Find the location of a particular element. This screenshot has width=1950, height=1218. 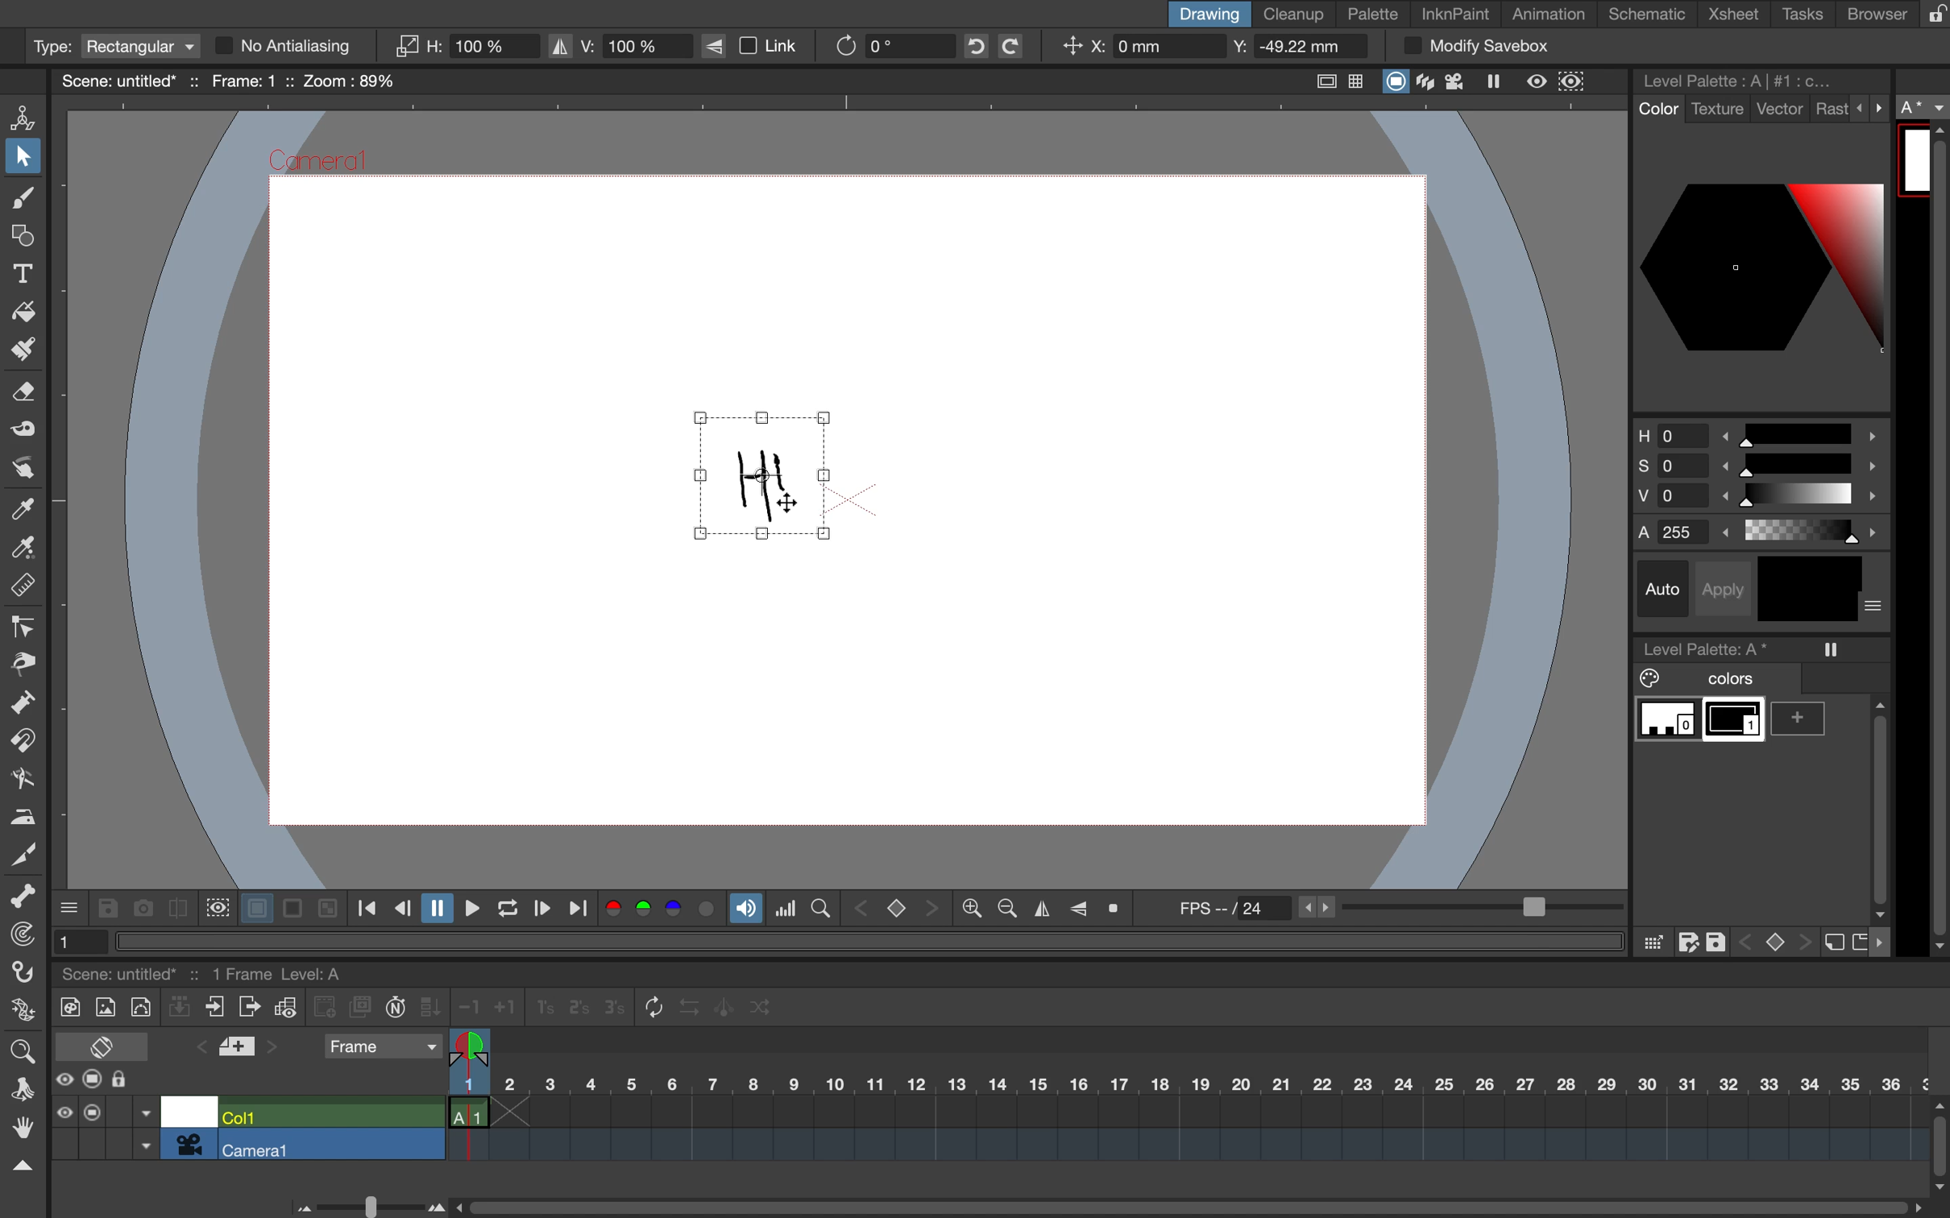

repeat is located at coordinates (648, 1009).